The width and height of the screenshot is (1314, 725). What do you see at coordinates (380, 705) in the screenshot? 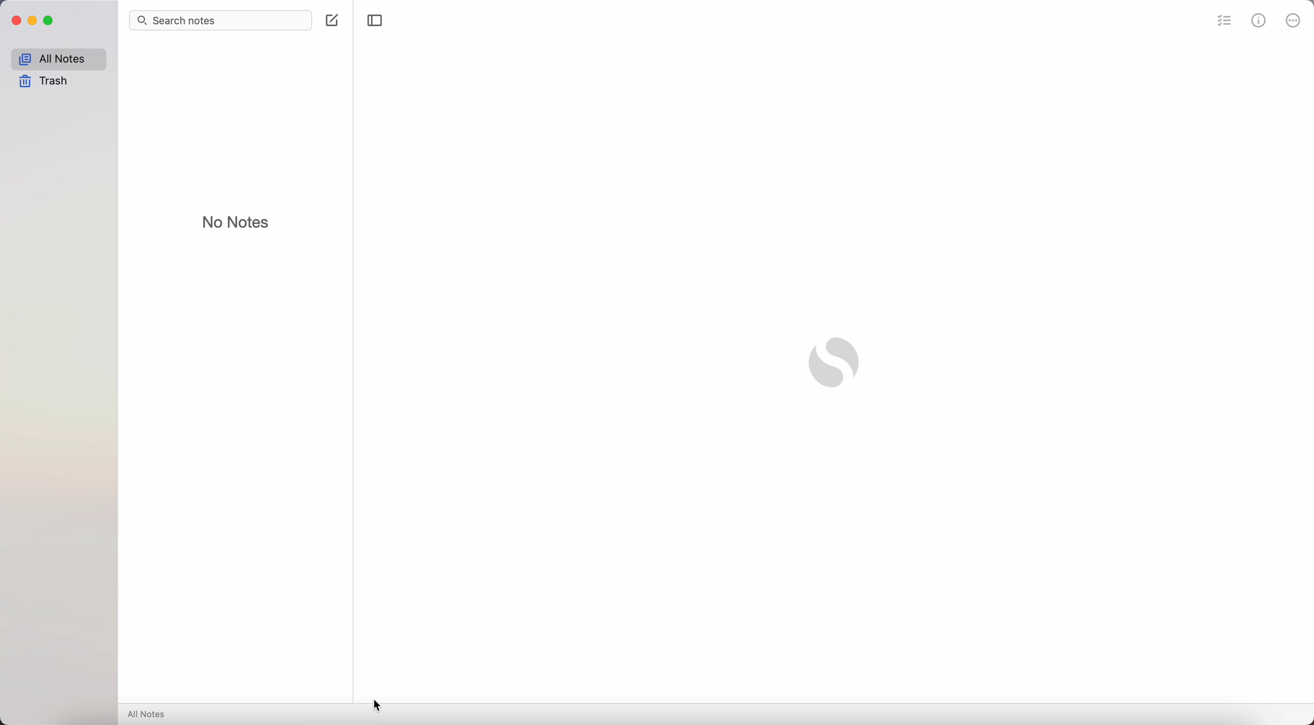
I see `cursor` at bounding box center [380, 705].